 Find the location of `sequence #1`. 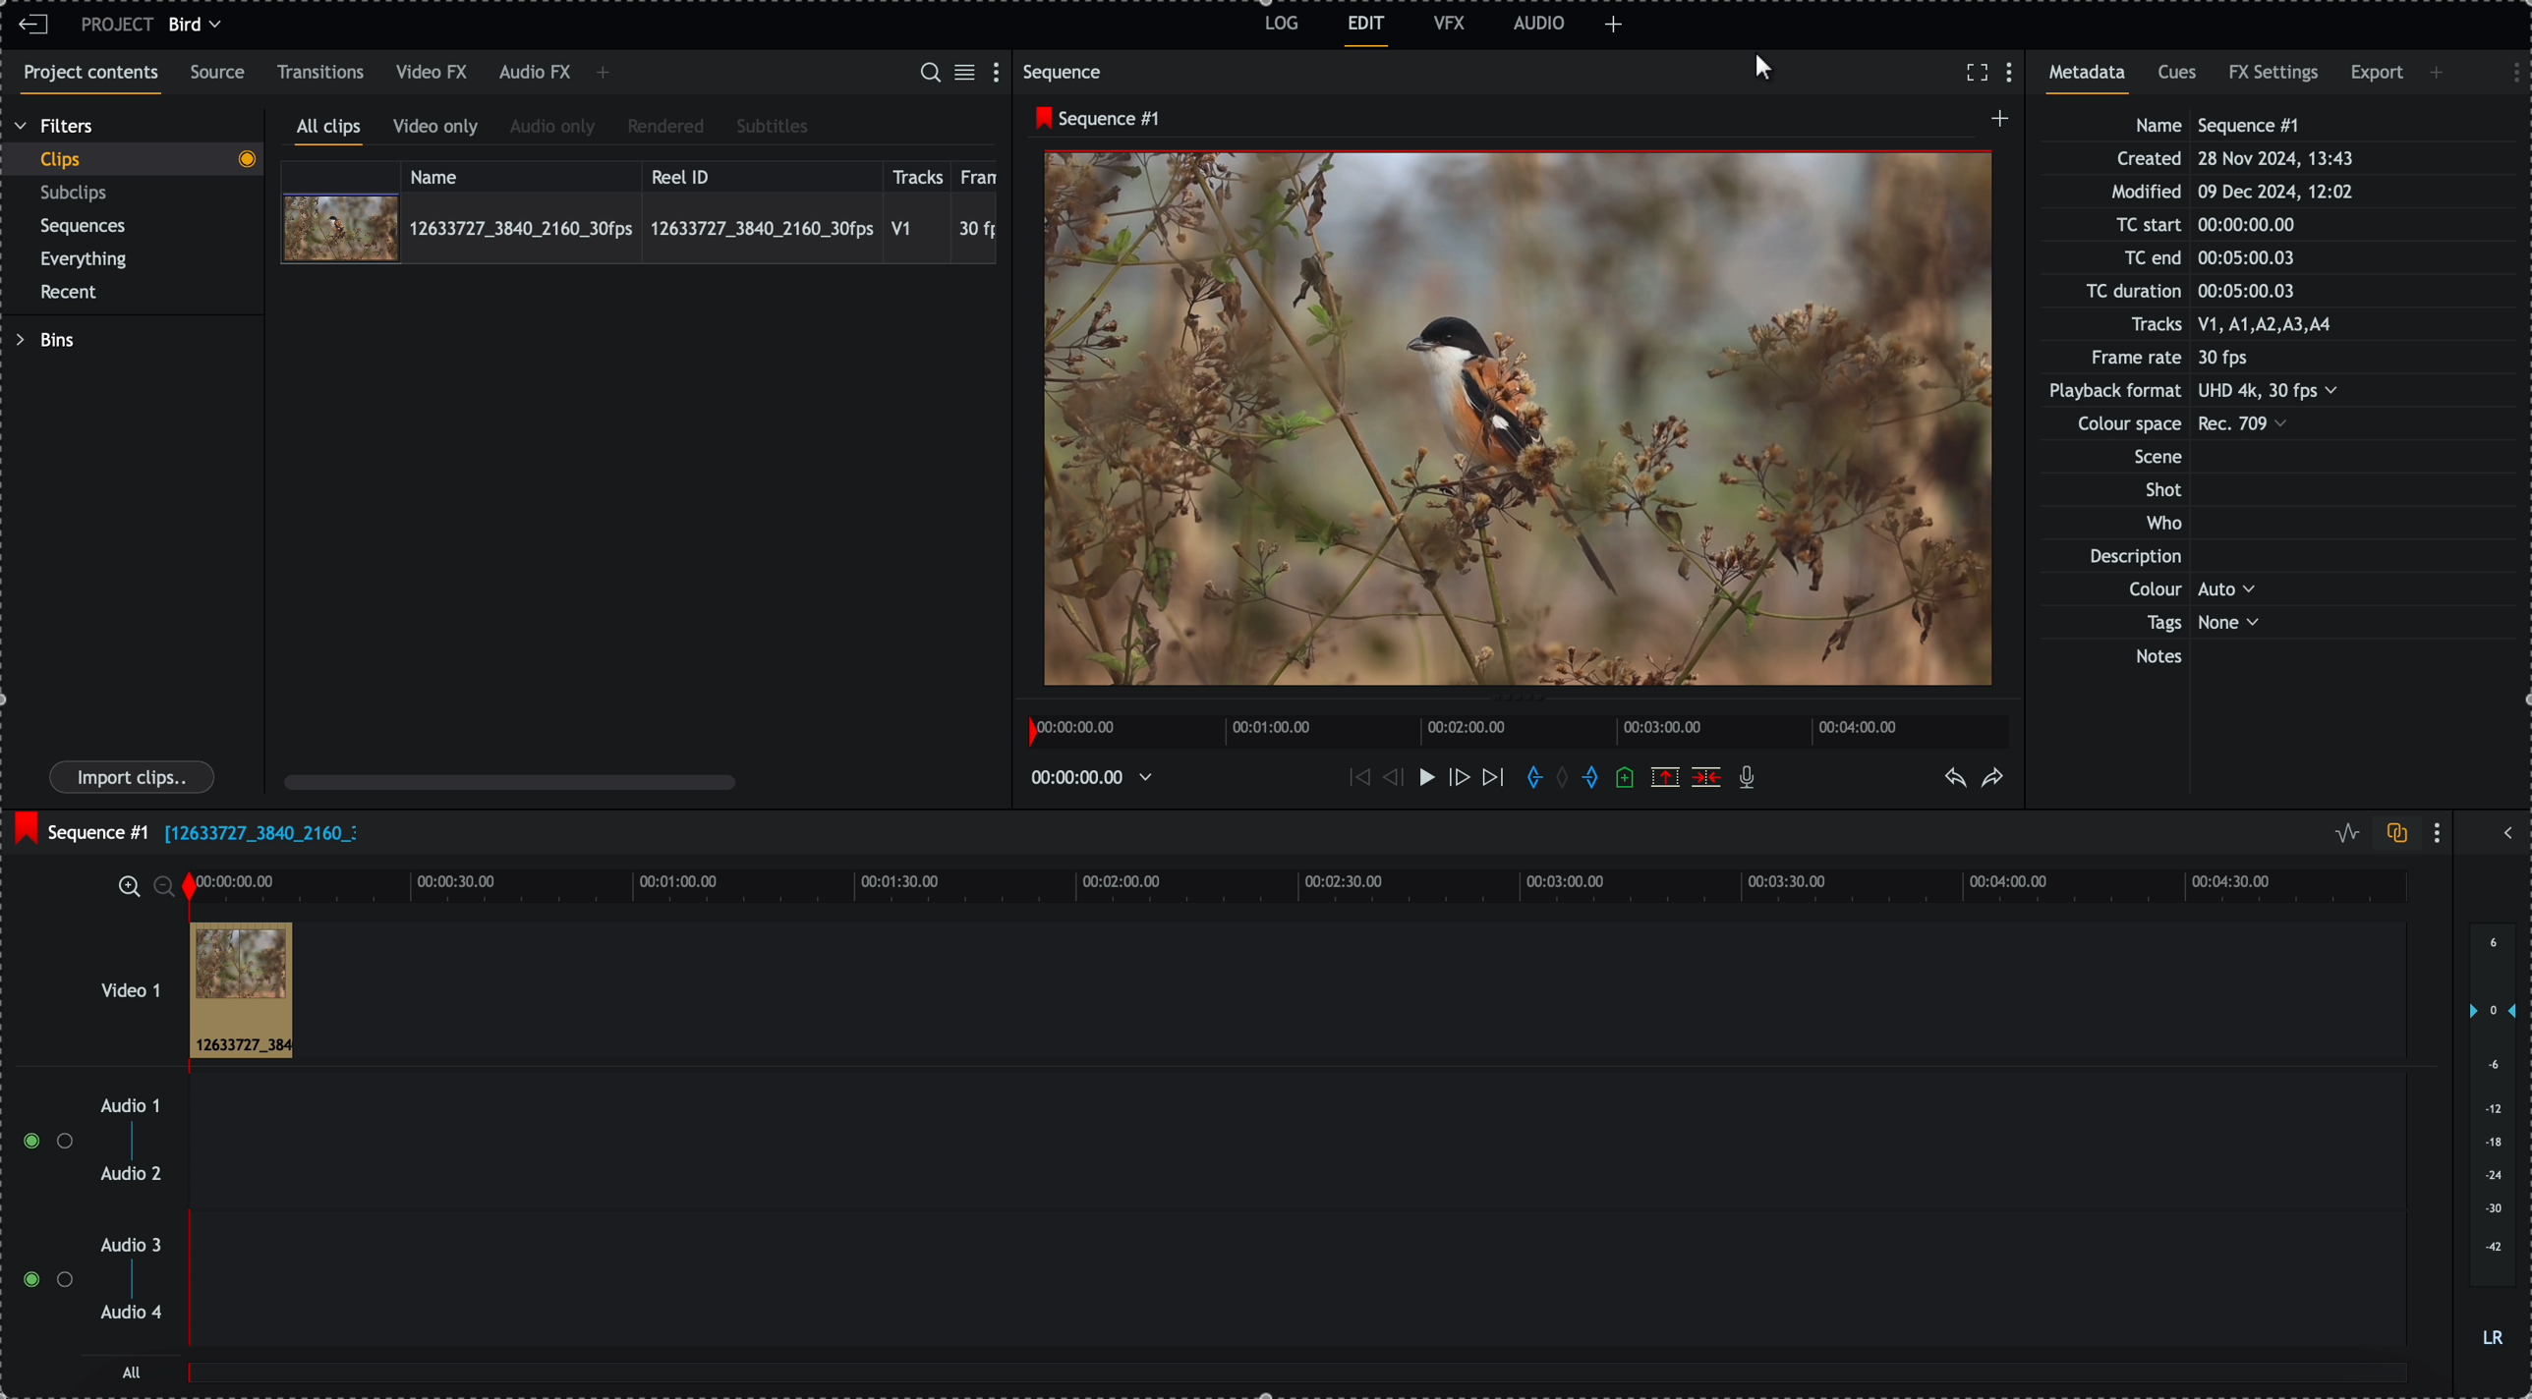

sequence #1 is located at coordinates (1092, 119).